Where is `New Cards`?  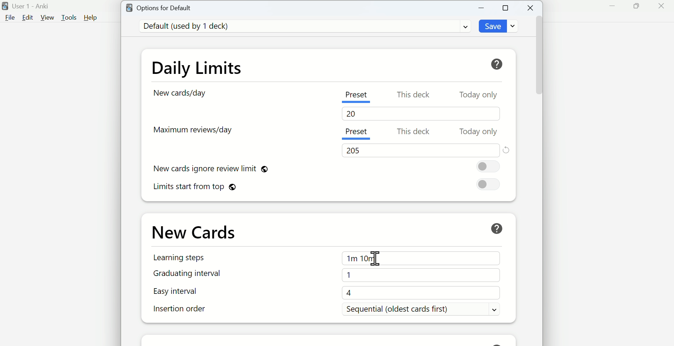
New Cards is located at coordinates (200, 231).